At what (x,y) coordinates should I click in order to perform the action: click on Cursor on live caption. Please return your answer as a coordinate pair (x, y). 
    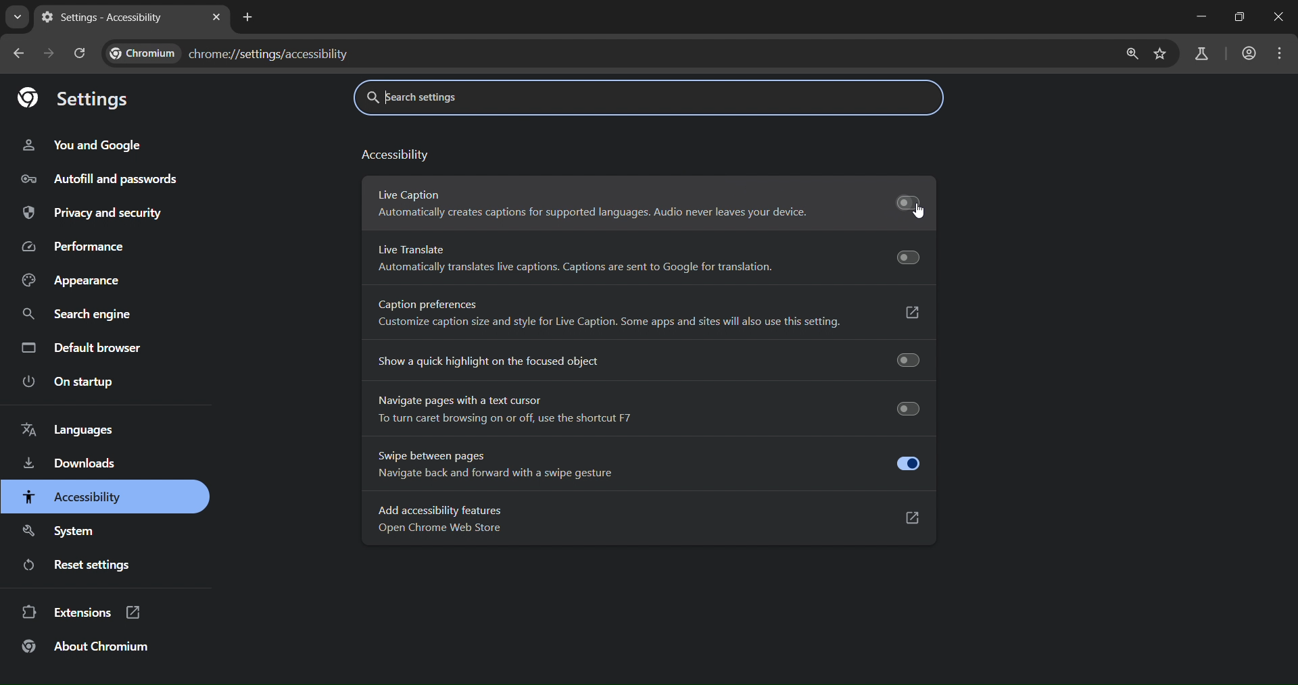
    Looking at the image, I should click on (915, 213).